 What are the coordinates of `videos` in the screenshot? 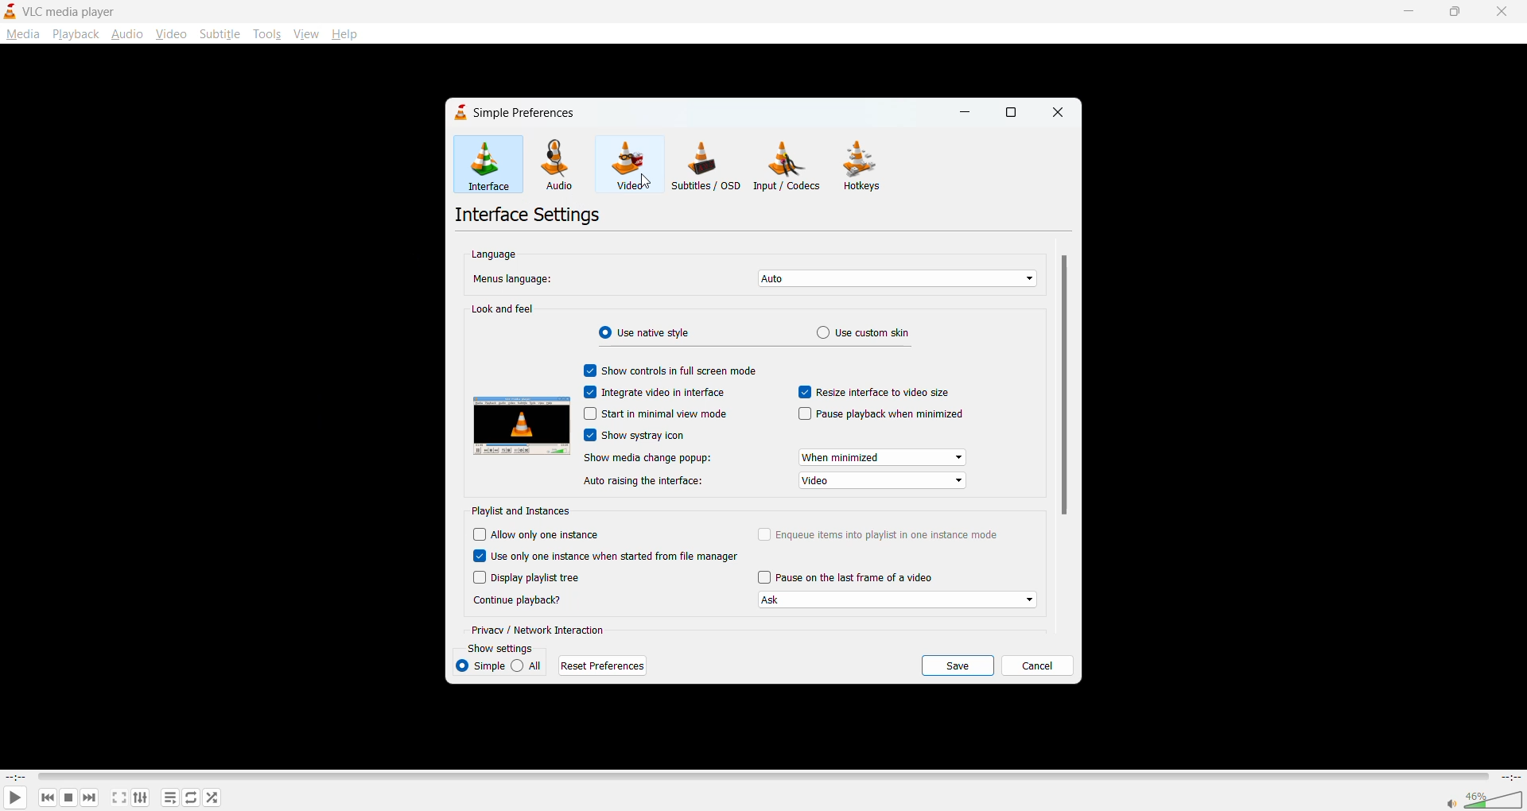 It's located at (628, 163).